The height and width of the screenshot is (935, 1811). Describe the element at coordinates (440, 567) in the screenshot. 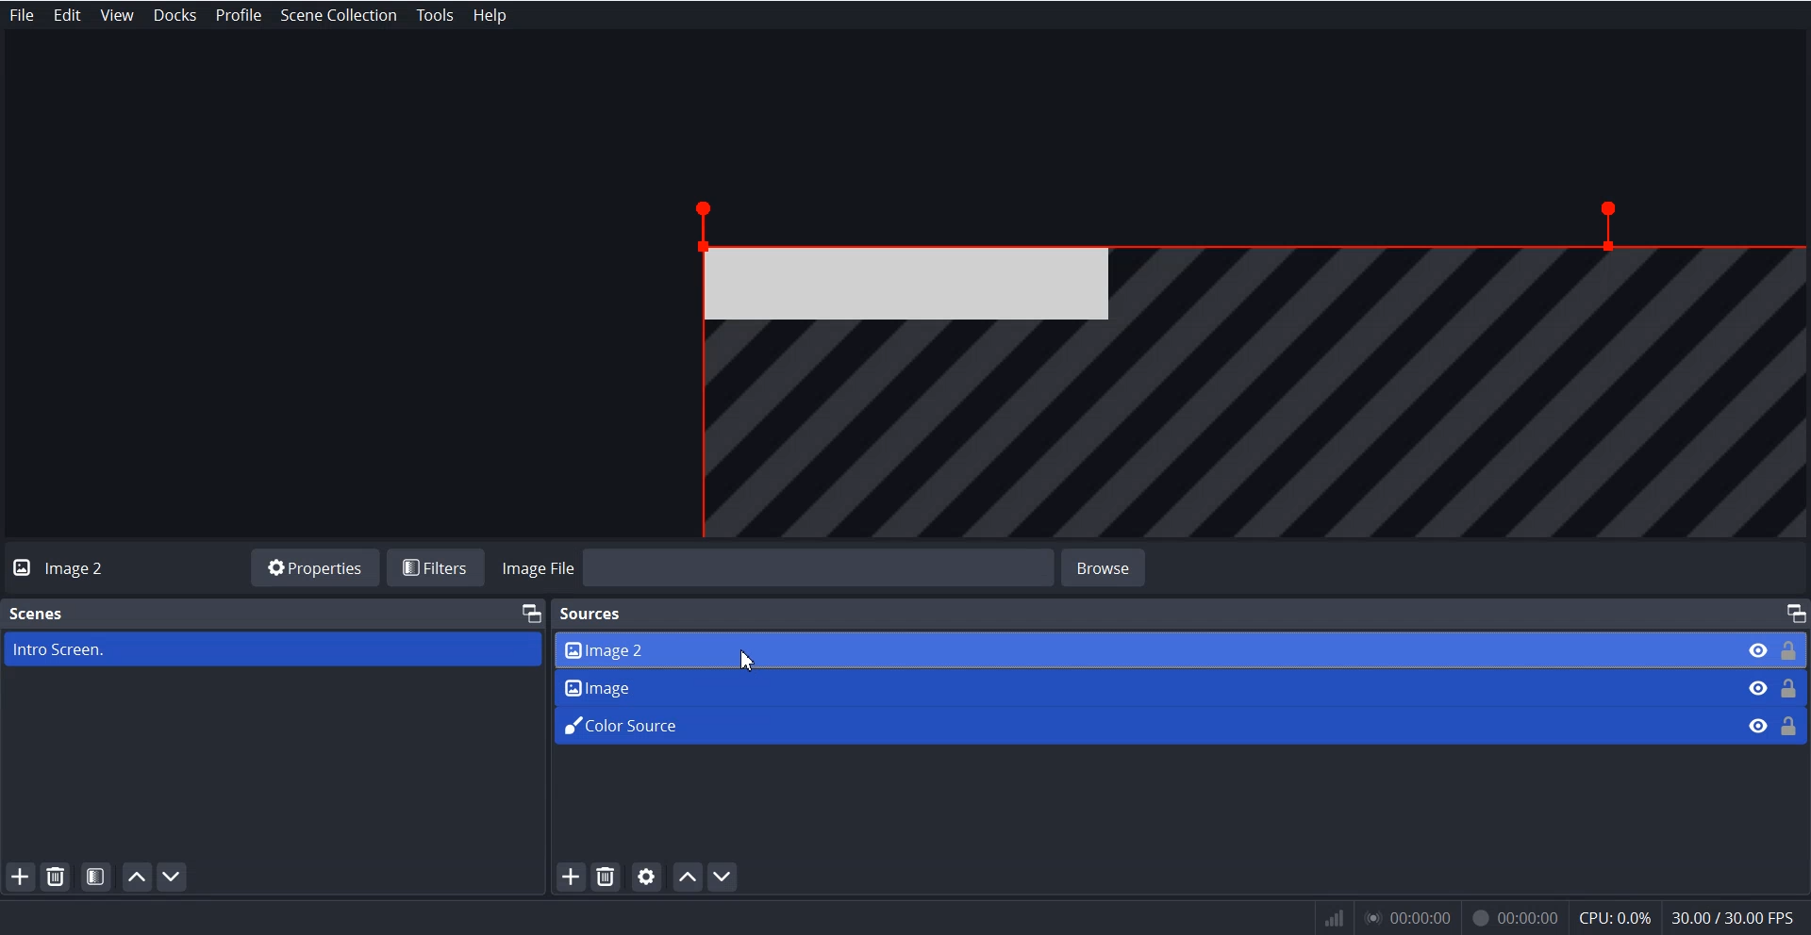

I see `Filters` at that location.